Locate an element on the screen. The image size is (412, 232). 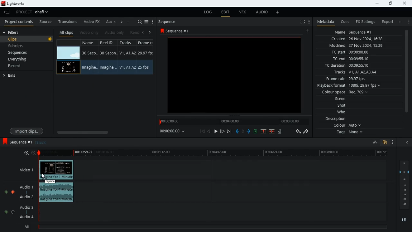
audio only is located at coordinates (115, 33).